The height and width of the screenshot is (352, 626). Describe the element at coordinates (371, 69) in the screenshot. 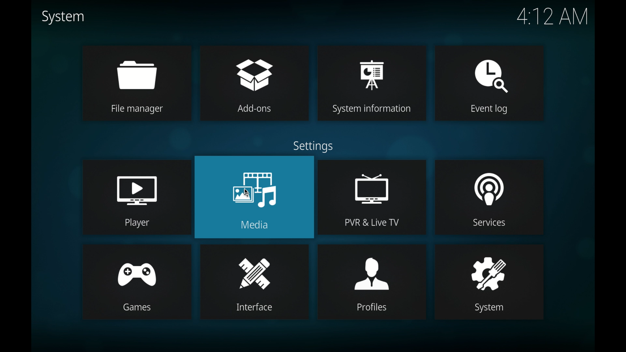

I see `system information` at that location.